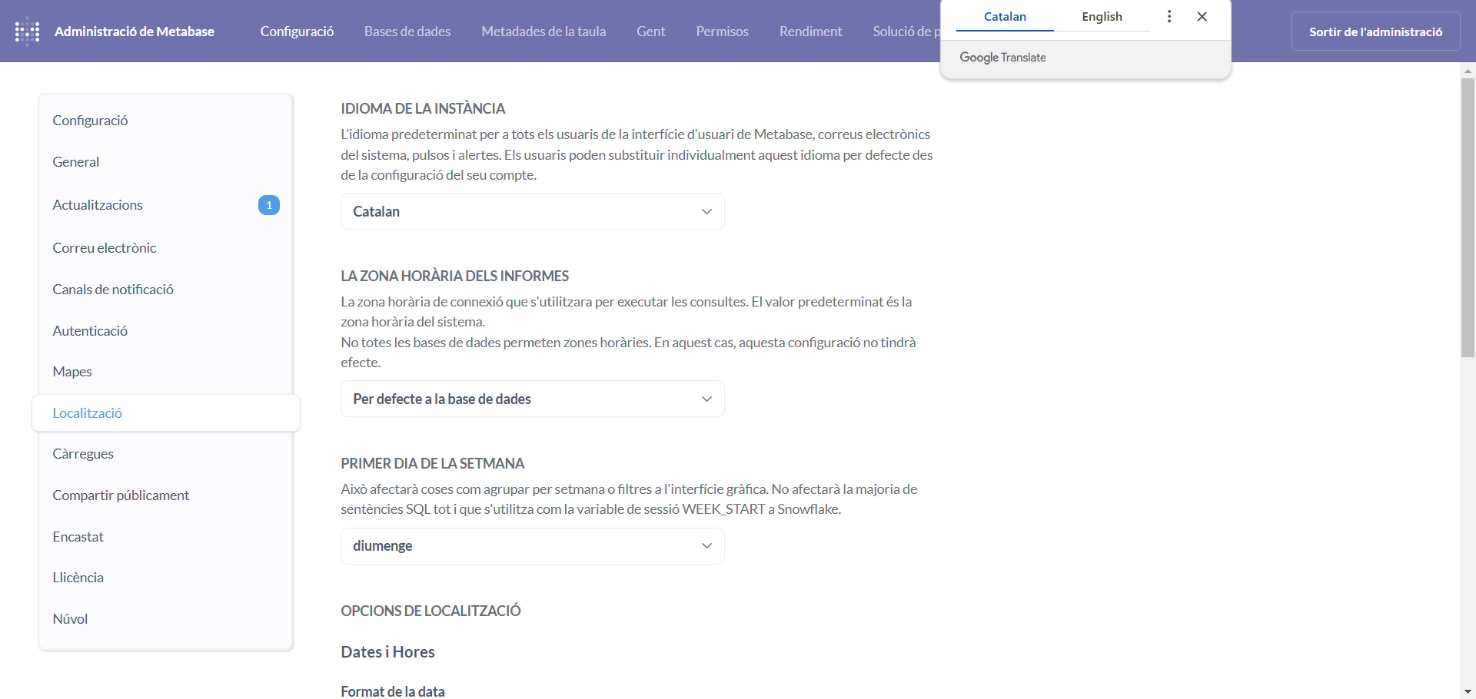  What do you see at coordinates (160, 291) in the screenshot?
I see `notification channels` at bounding box center [160, 291].